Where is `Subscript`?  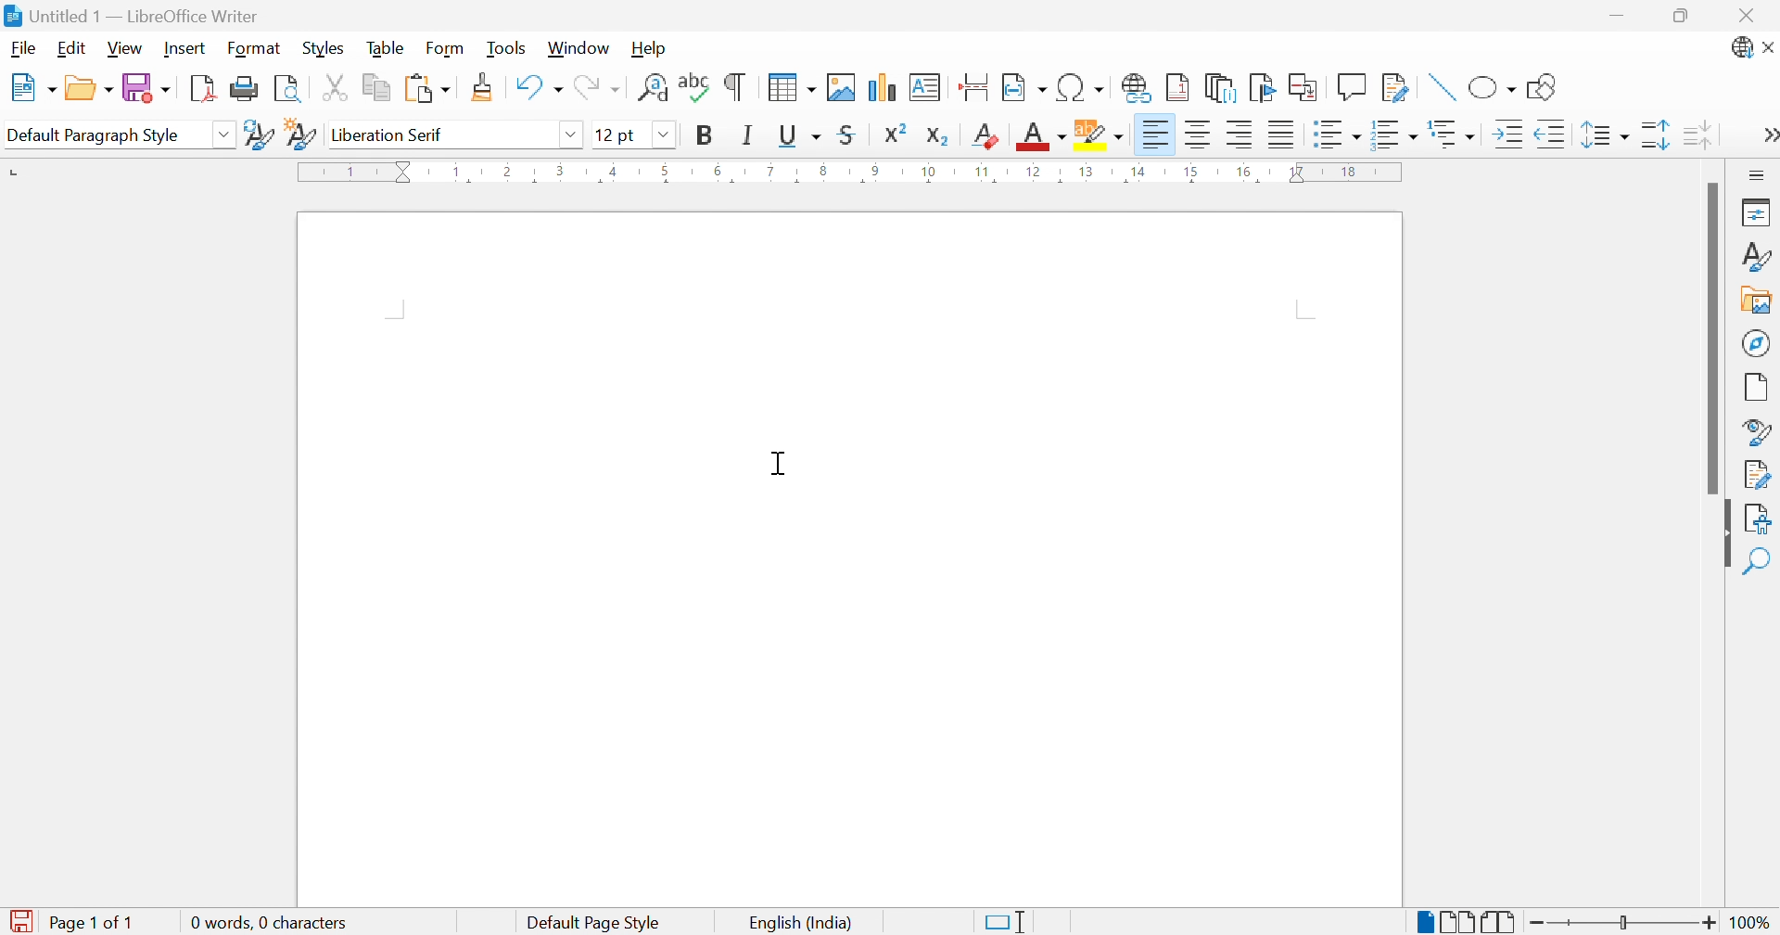 Subscript is located at coordinates (937, 136).